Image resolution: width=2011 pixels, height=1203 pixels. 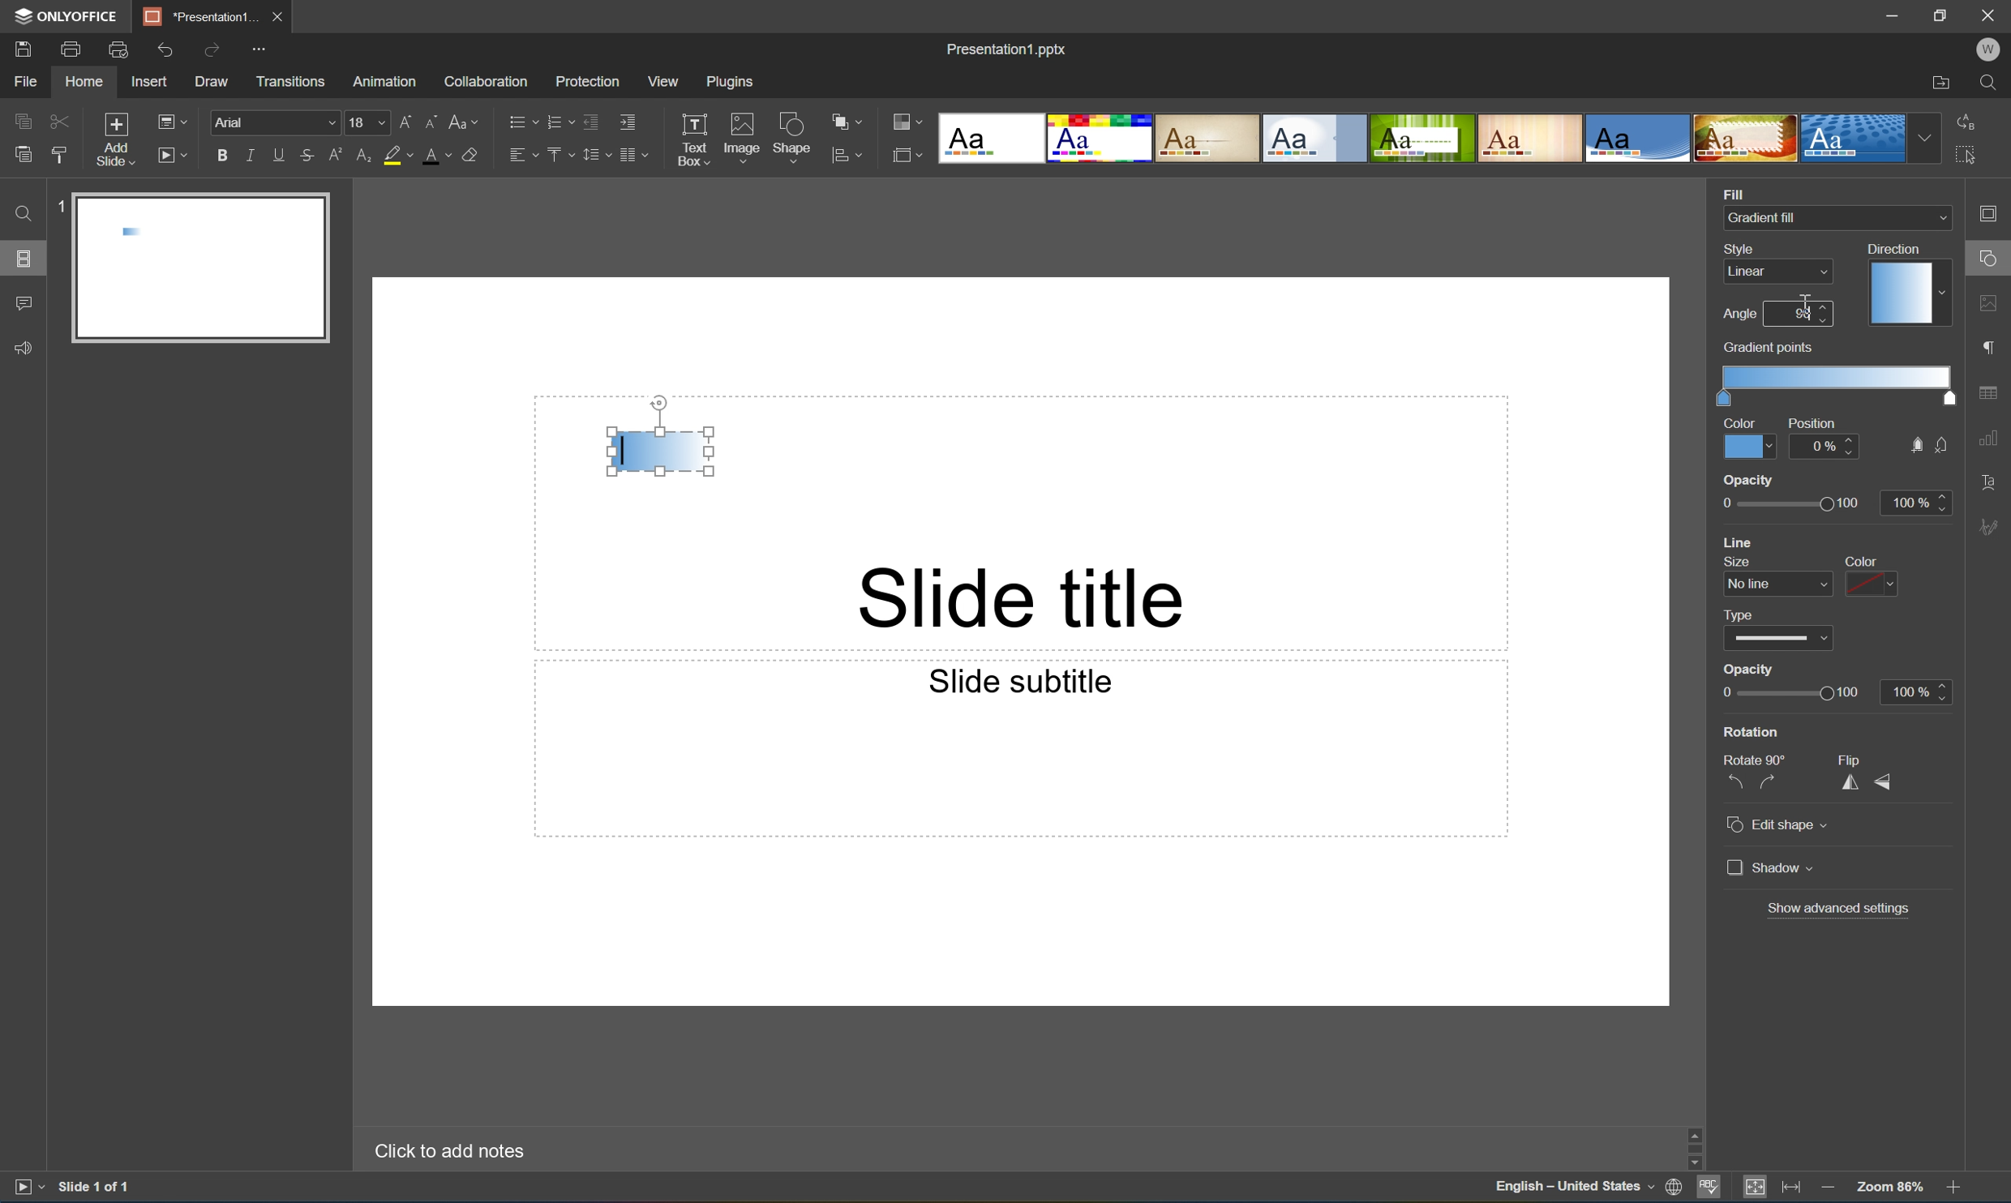 What do you see at coordinates (1734, 782) in the screenshot?
I see `Rotate 90° counterclockwise` at bounding box center [1734, 782].